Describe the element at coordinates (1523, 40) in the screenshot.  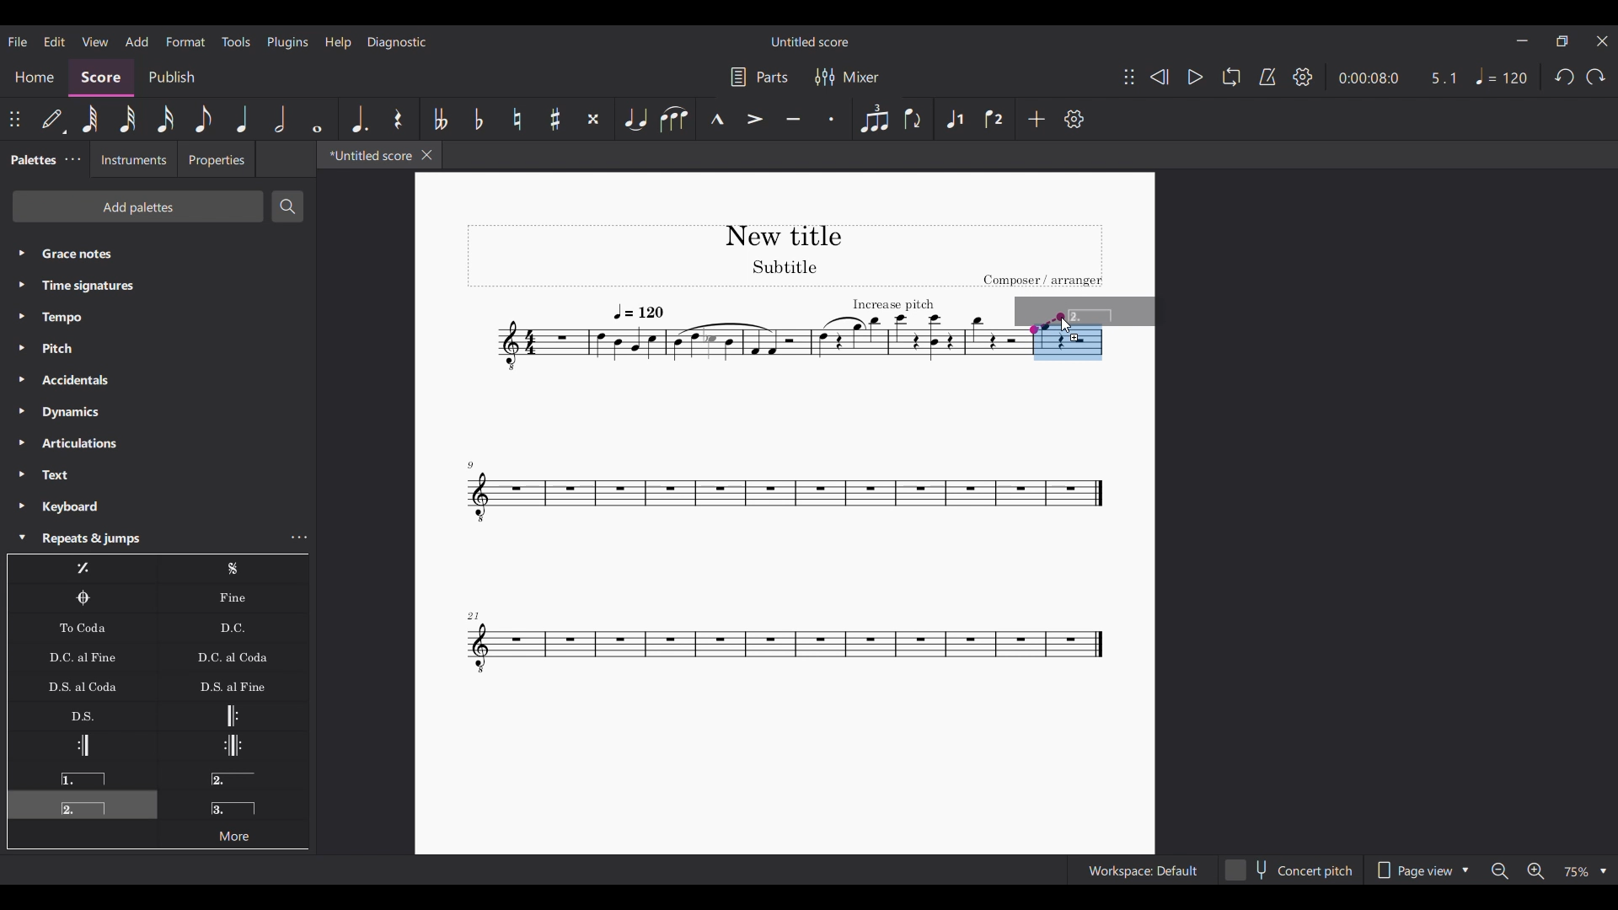
I see `Minimize` at that location.